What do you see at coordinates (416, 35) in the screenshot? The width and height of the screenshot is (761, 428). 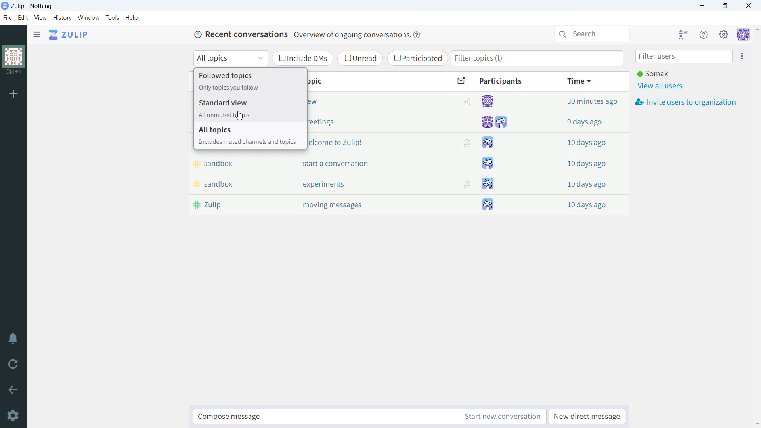 I see `help` at bounding box center [416, 35].